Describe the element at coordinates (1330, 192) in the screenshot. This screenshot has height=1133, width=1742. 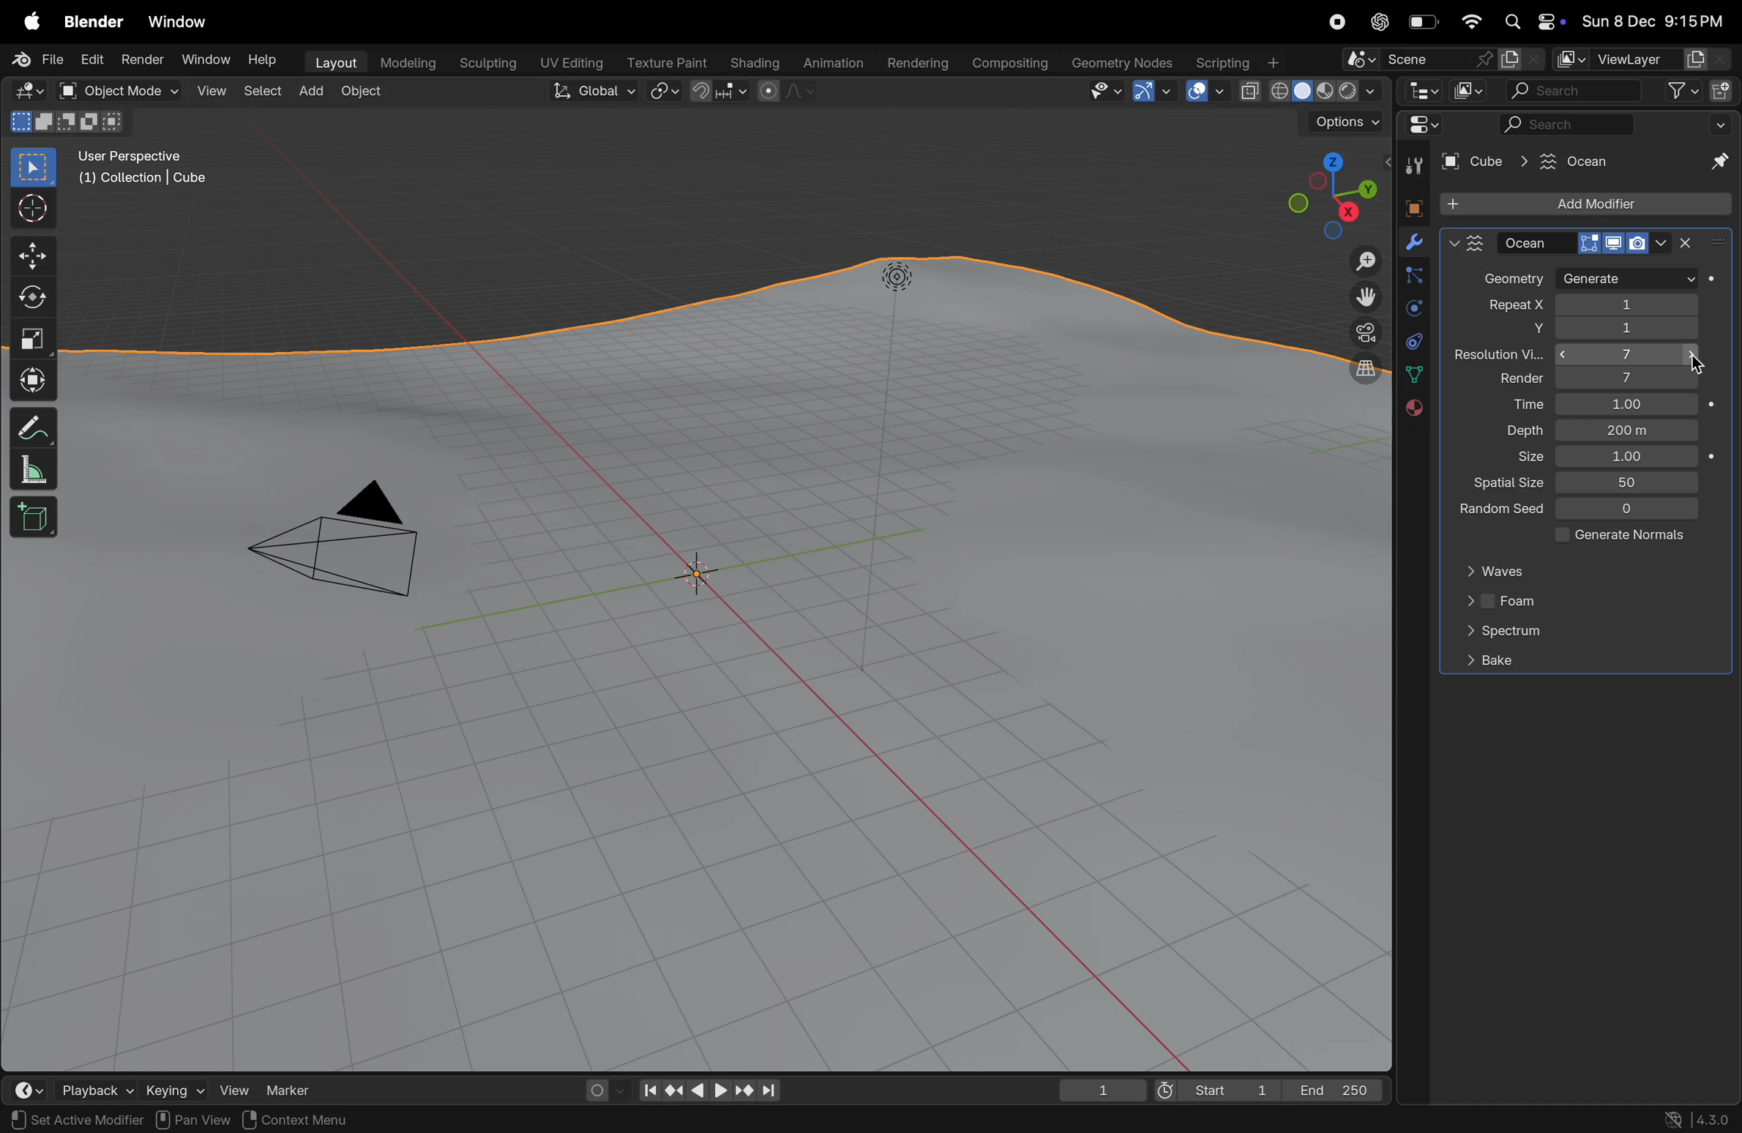
I see `view points` at that location.